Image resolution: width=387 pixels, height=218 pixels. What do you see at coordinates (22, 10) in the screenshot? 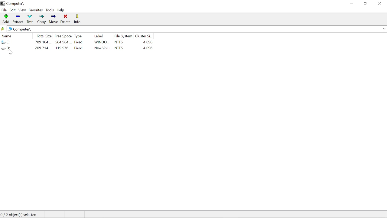
I see `view` at bounding box center [22, 10].